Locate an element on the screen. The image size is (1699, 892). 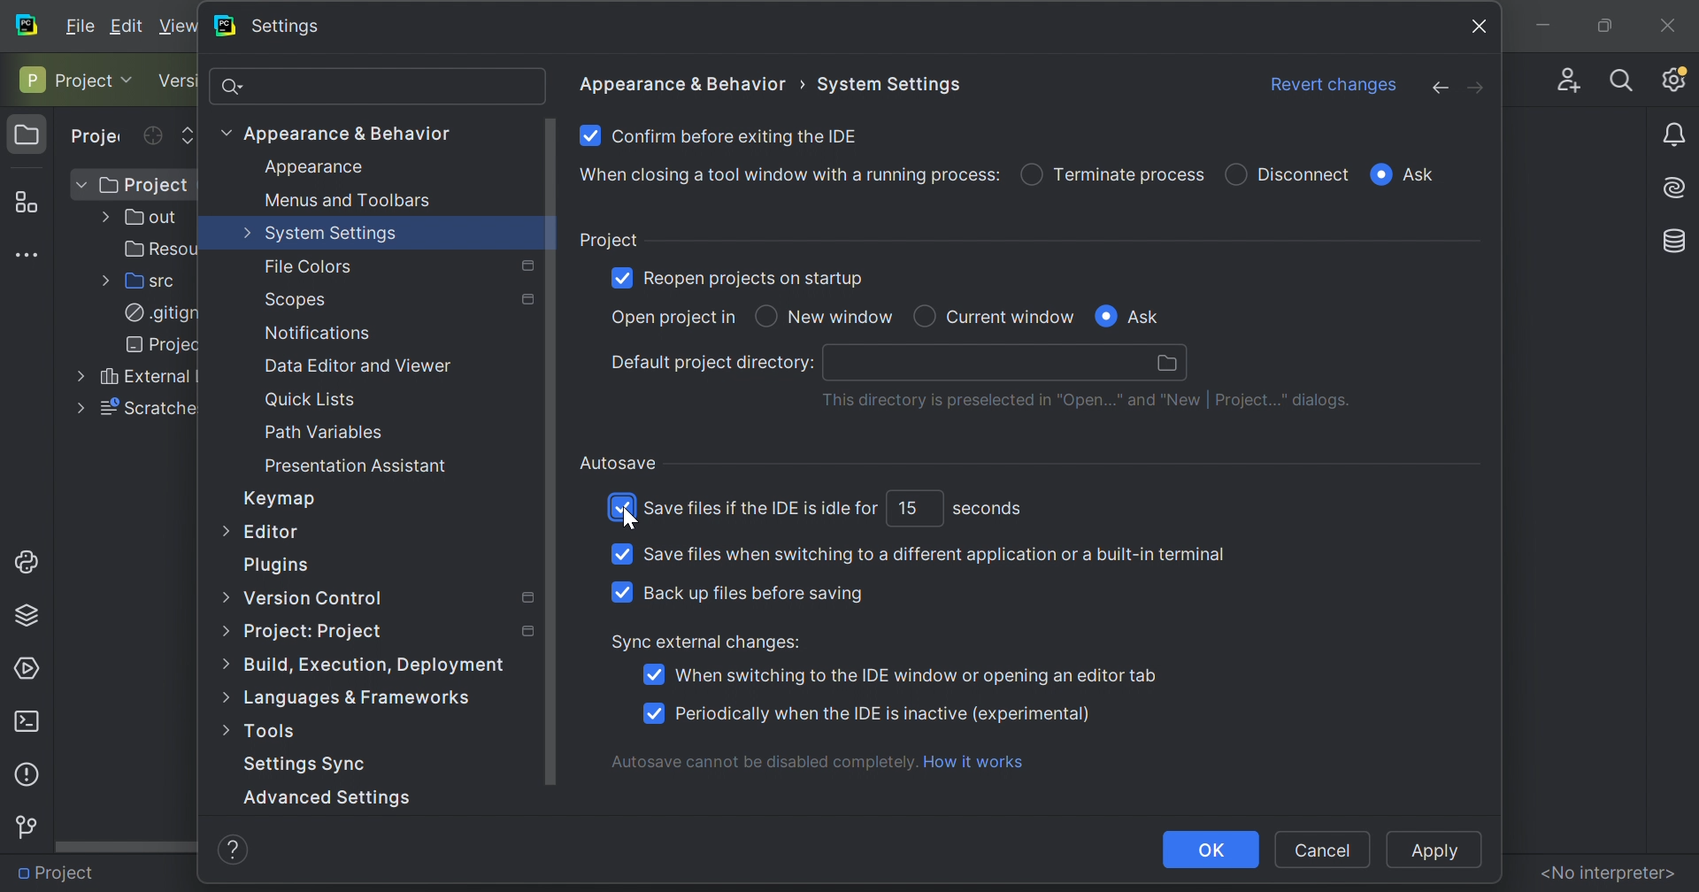
seconds is located at coordinates (988, 511).